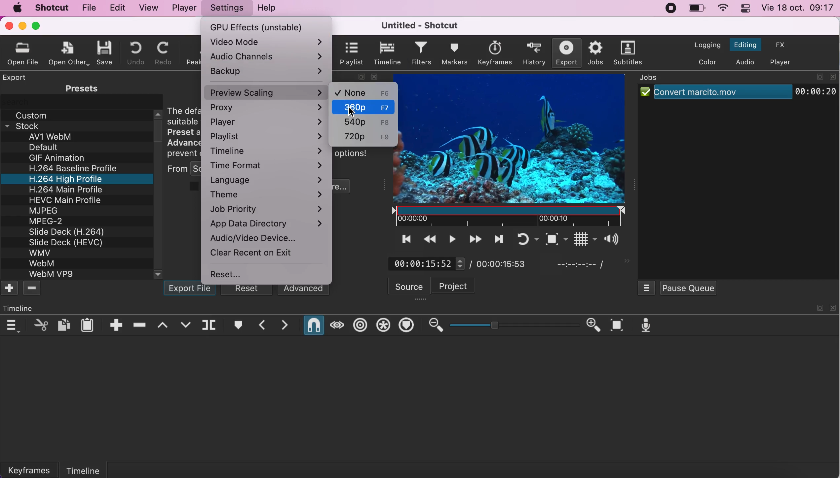 This screenshot has width=840, height=478. Describe the element at coordinates (745, 62) in the screenshot. I see `switch to the audio layout` at that location.